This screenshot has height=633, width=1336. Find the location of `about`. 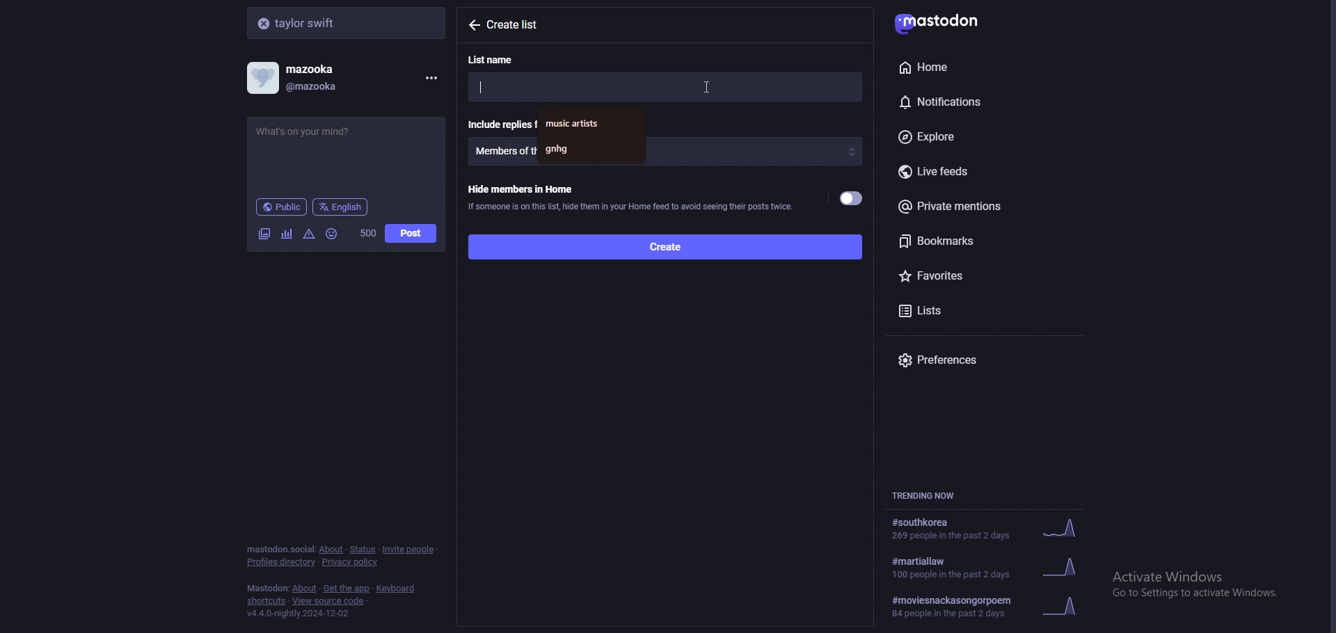

about is located at coordinates (305, 589).